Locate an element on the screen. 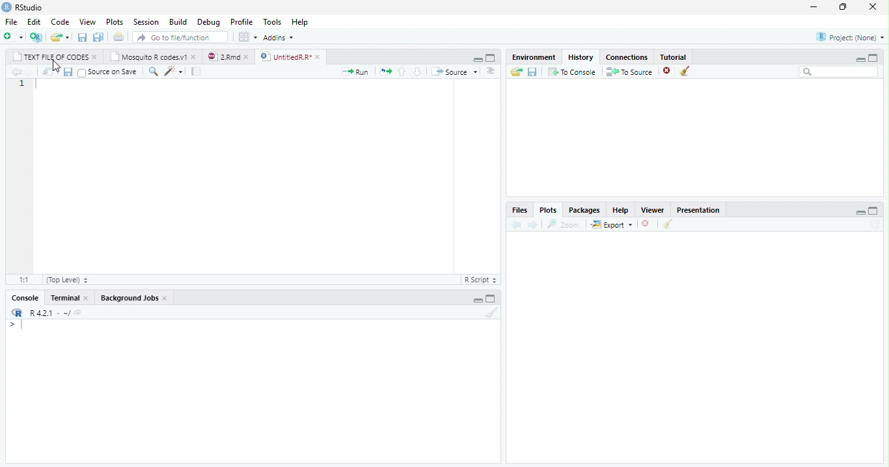 The width and height of the screenshot is (889, 467). print current file is located at coordinates (120, 37).